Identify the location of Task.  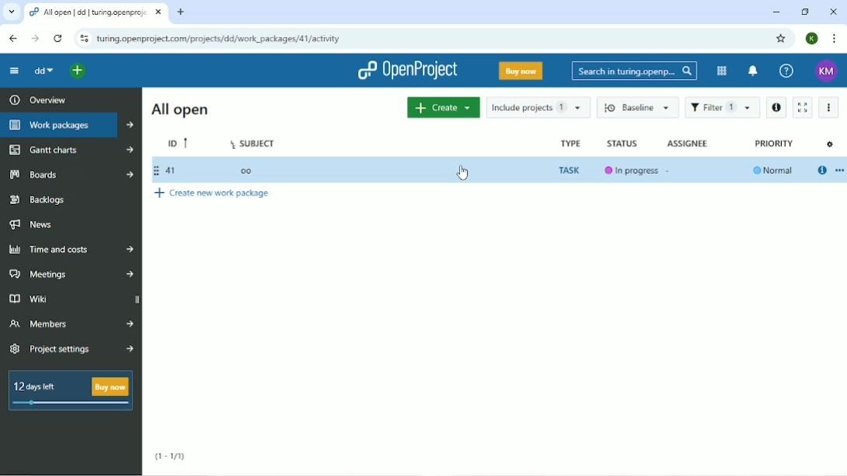
(570, 171).